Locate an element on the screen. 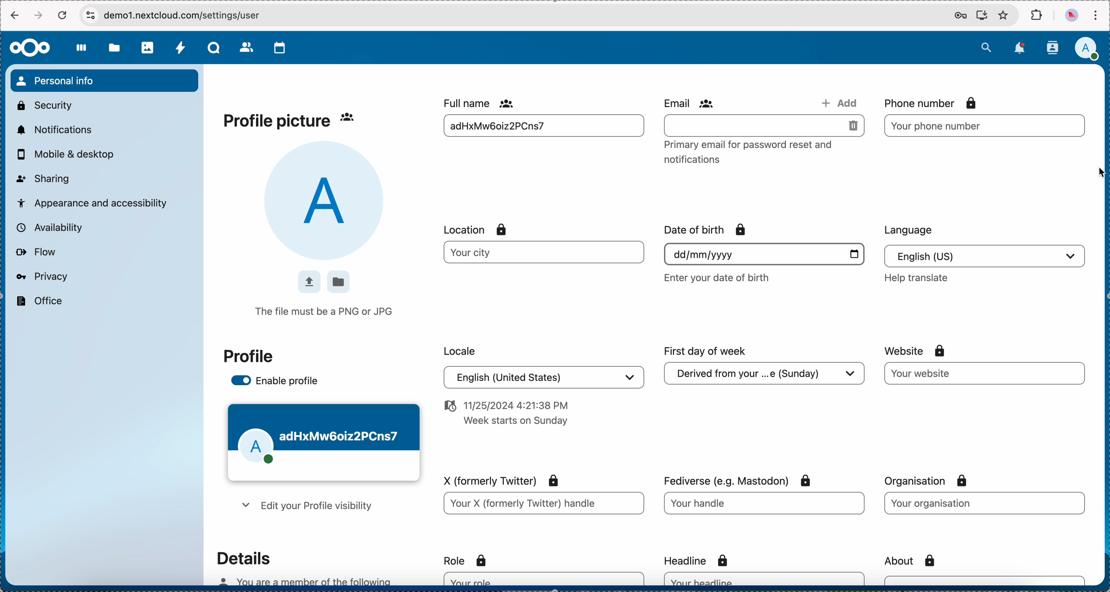 The image size is (1110, 592). flow is located at coordinates (35, 252).